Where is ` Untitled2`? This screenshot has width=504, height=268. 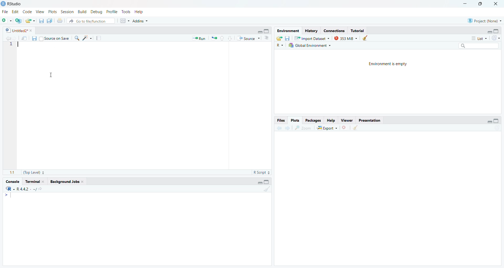  Untitled2 is located at coordinates (18, 30).